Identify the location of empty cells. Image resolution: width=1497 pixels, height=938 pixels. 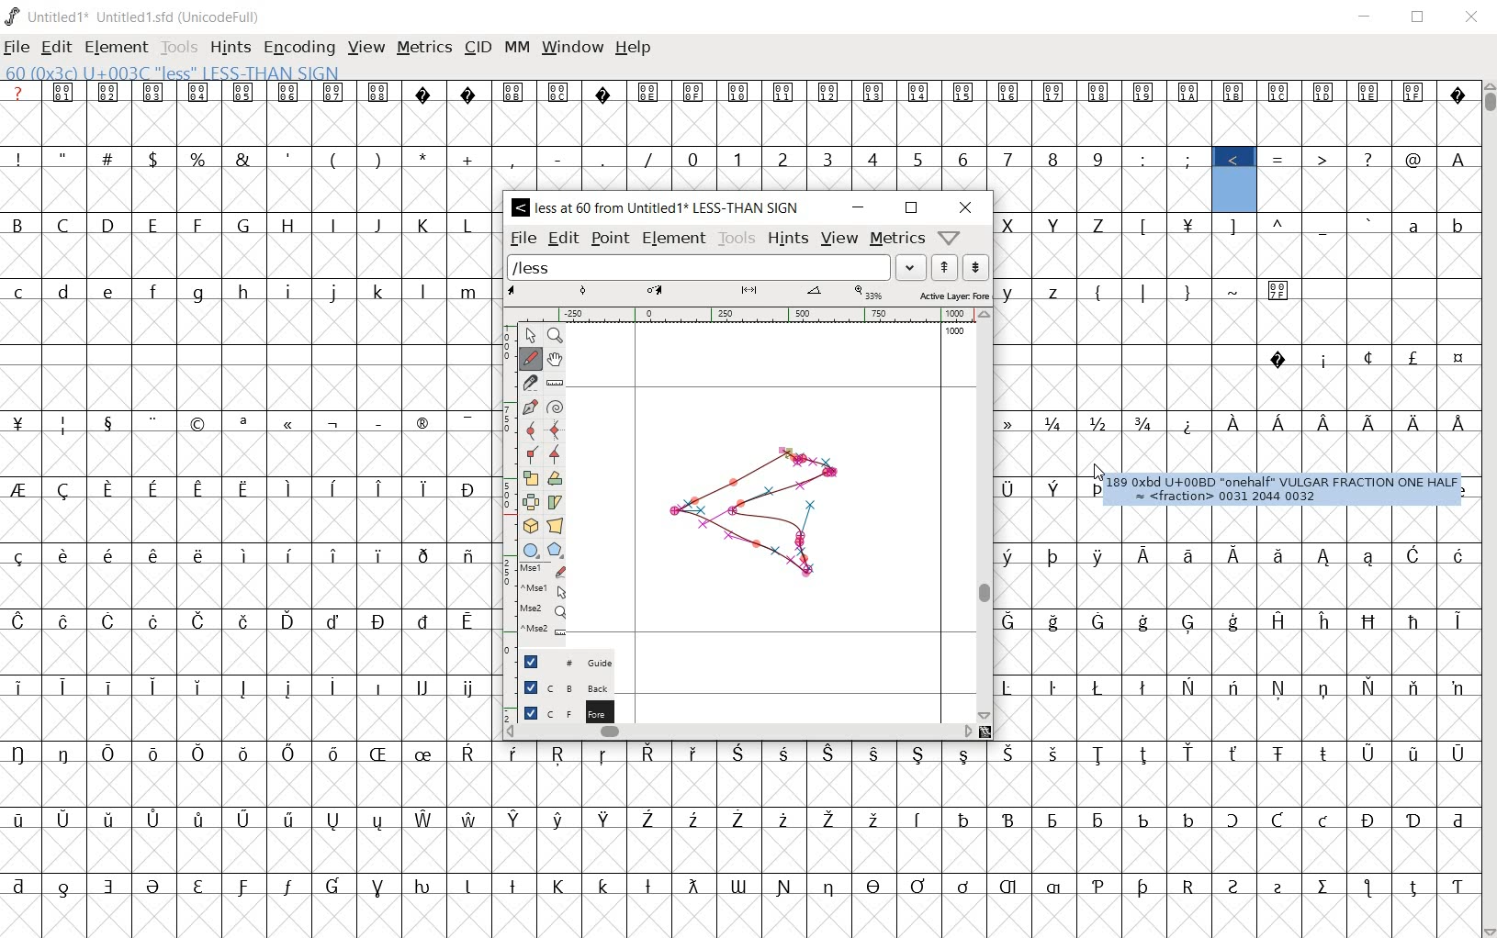
(1364, 190).